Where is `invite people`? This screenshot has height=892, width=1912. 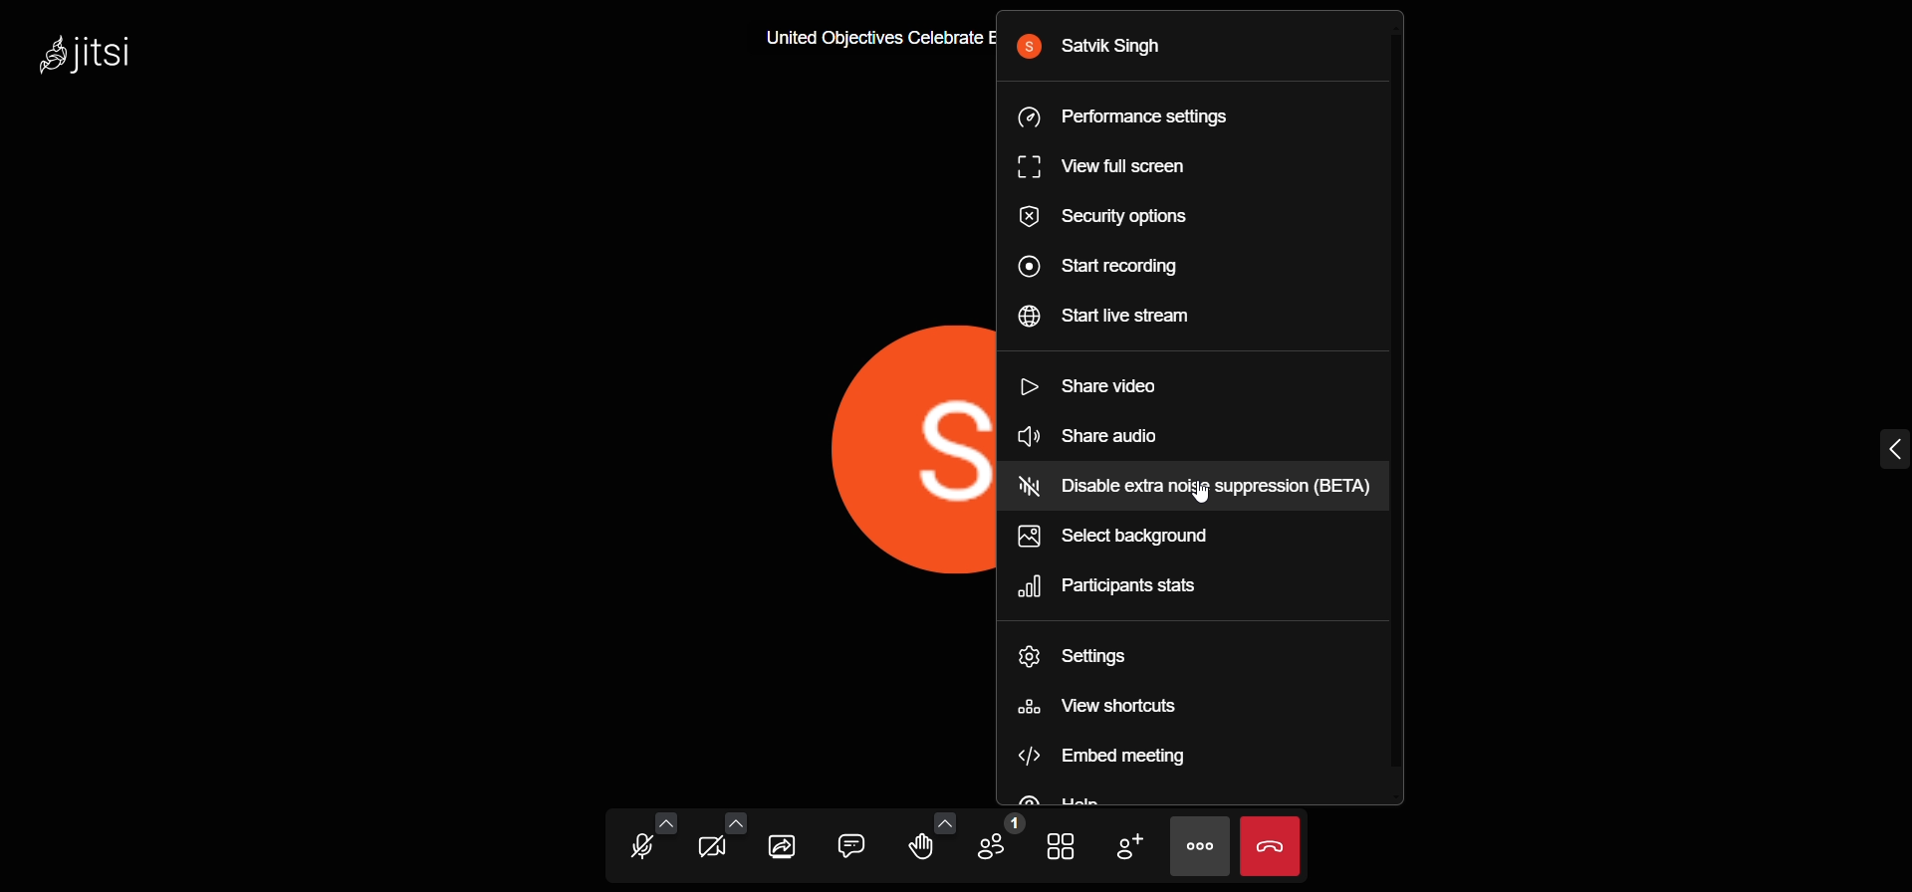
invite people is located at coordinates (1128, 845).